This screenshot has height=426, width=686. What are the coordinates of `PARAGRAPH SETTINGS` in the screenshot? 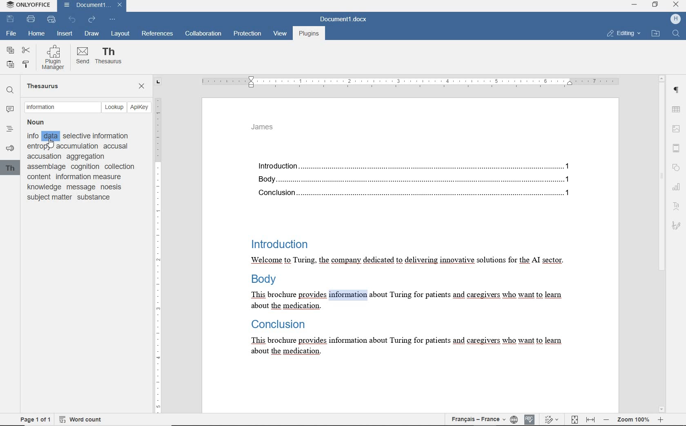 It's located at (677, 89).